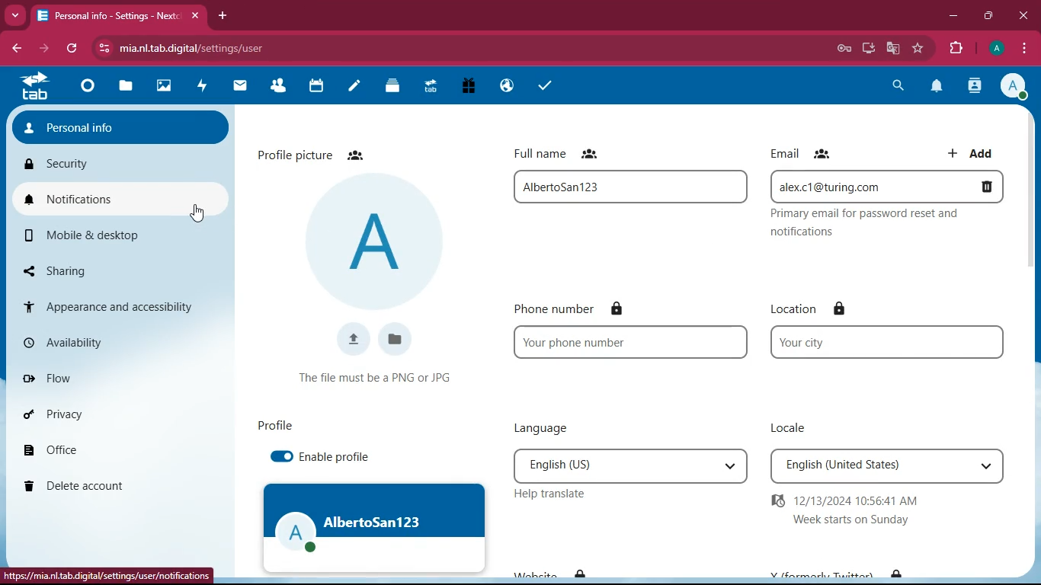  What do you see at coordinates (468, 87) in the screenshot?
I see `Free Trail PC` at bounding box center [468, 87].